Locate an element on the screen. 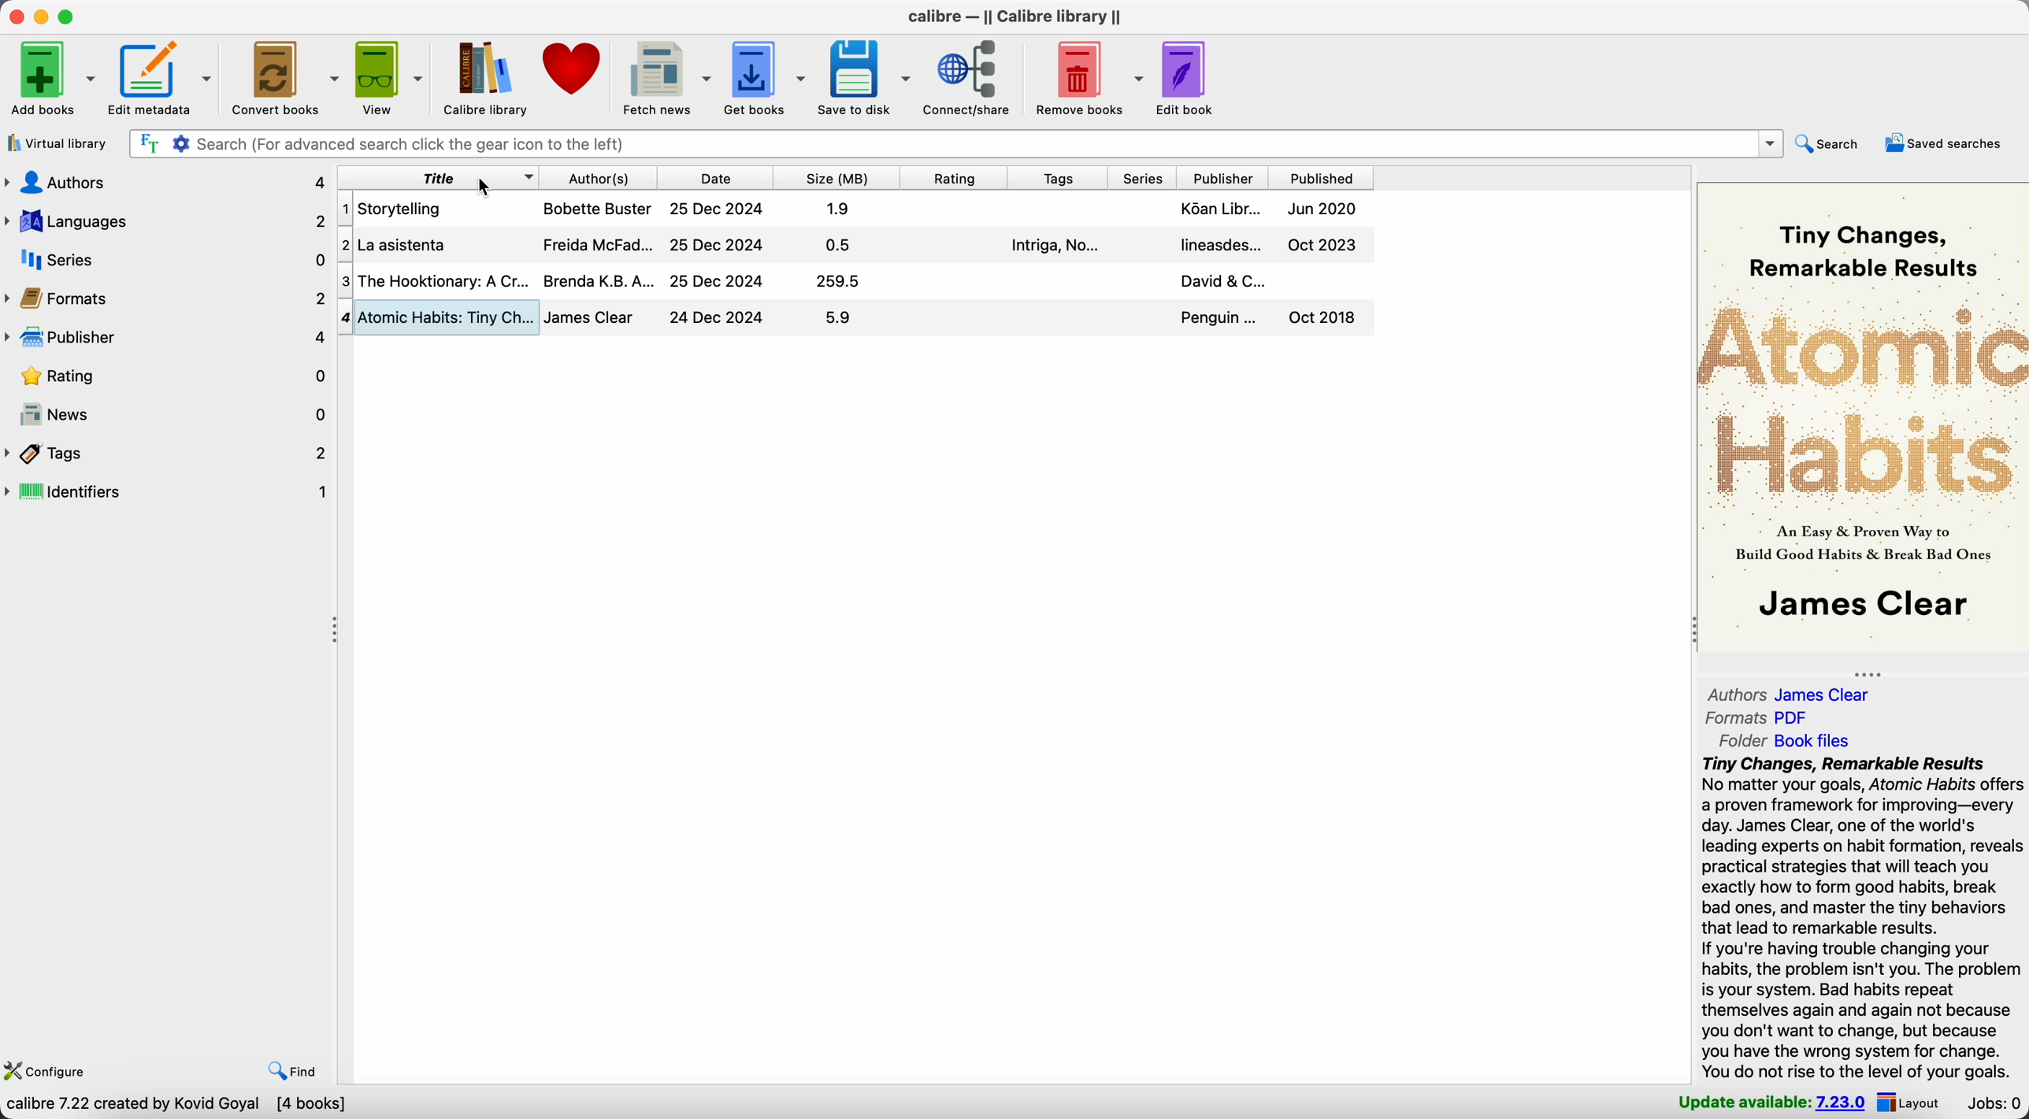  folder book files is located at coordinates (1782, 740).